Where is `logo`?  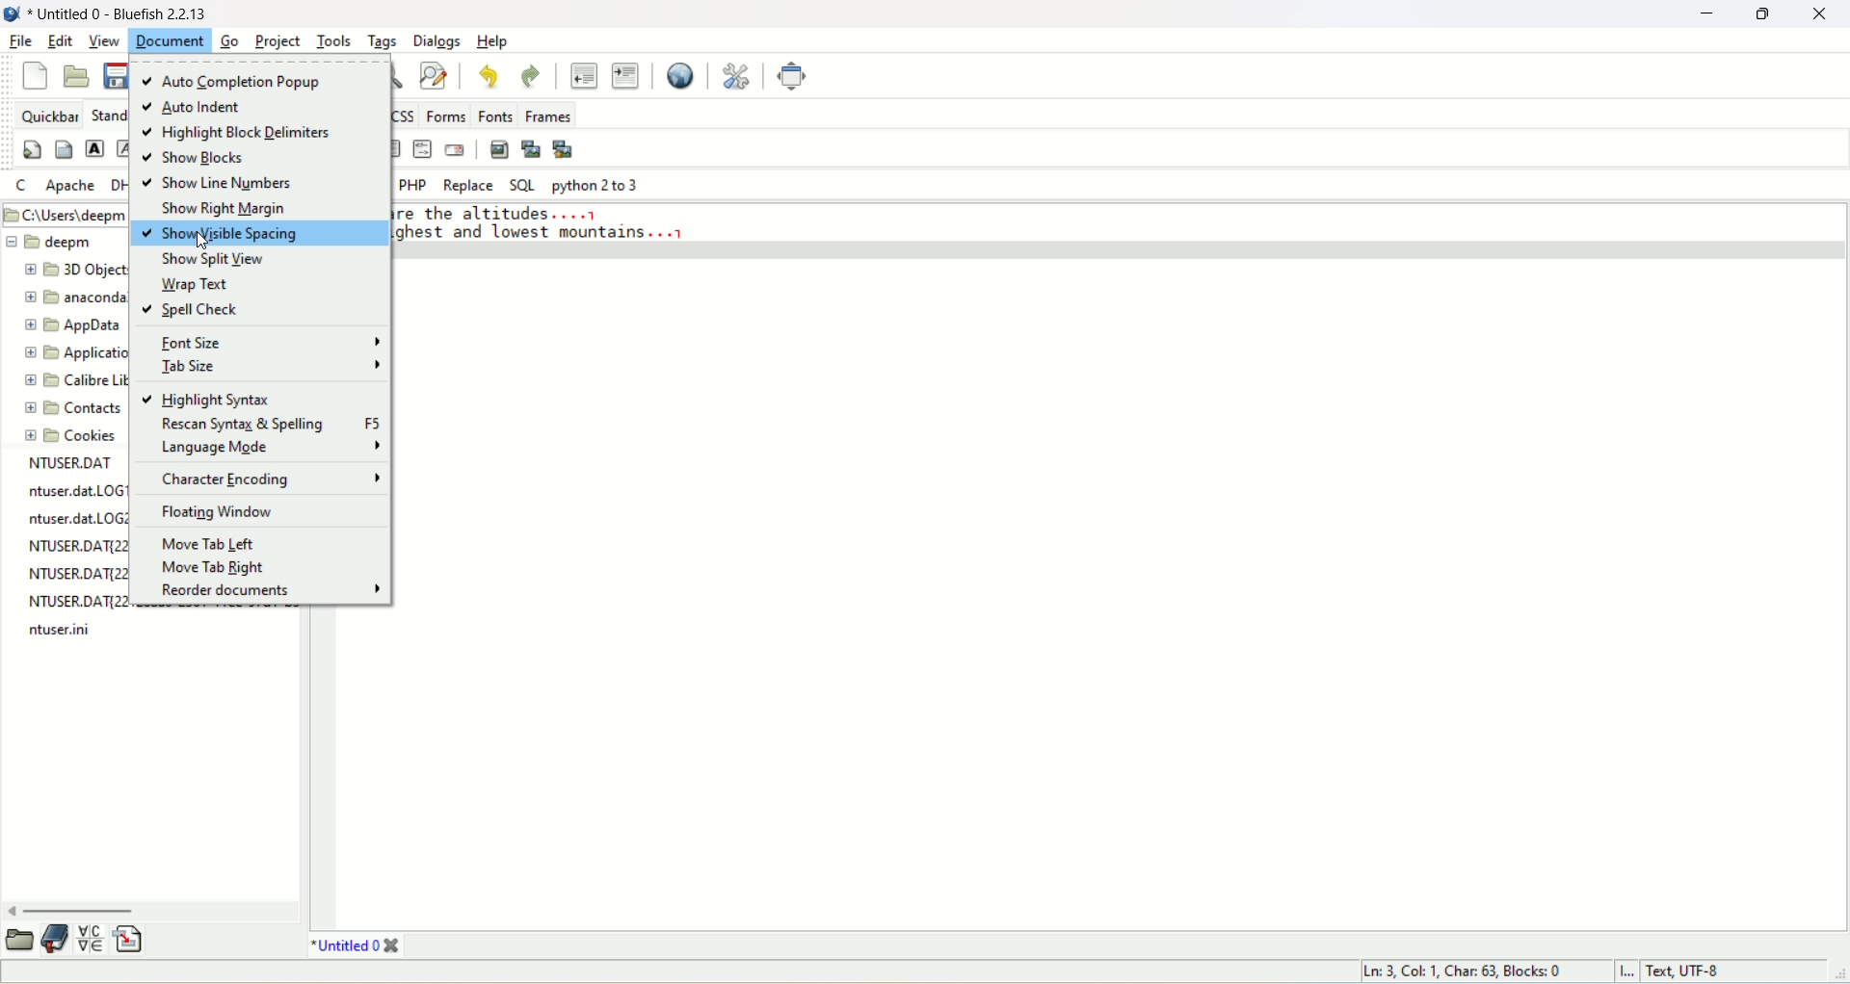 logo is located at coordinates (12, 13).